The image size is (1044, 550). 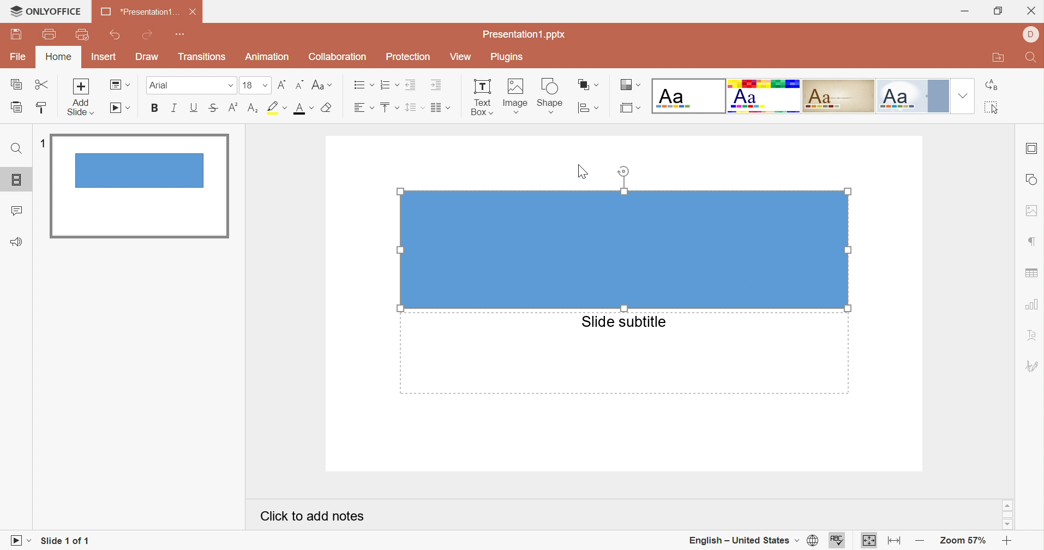 What do you see at coordinates (999, 13) in the screenshot?
I see `Restore down` at bounding box center [999, 13].